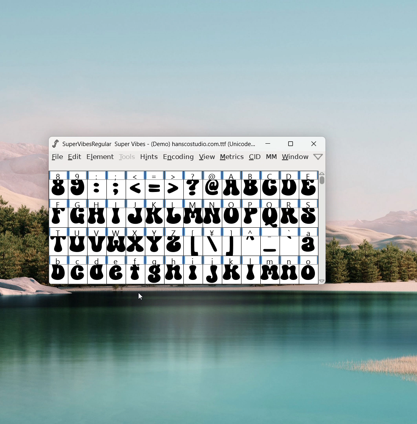 This screenshot has width=417, height=424. Describe the element at coordinates (97, 185) in the screenshot. I see `:` at that location.